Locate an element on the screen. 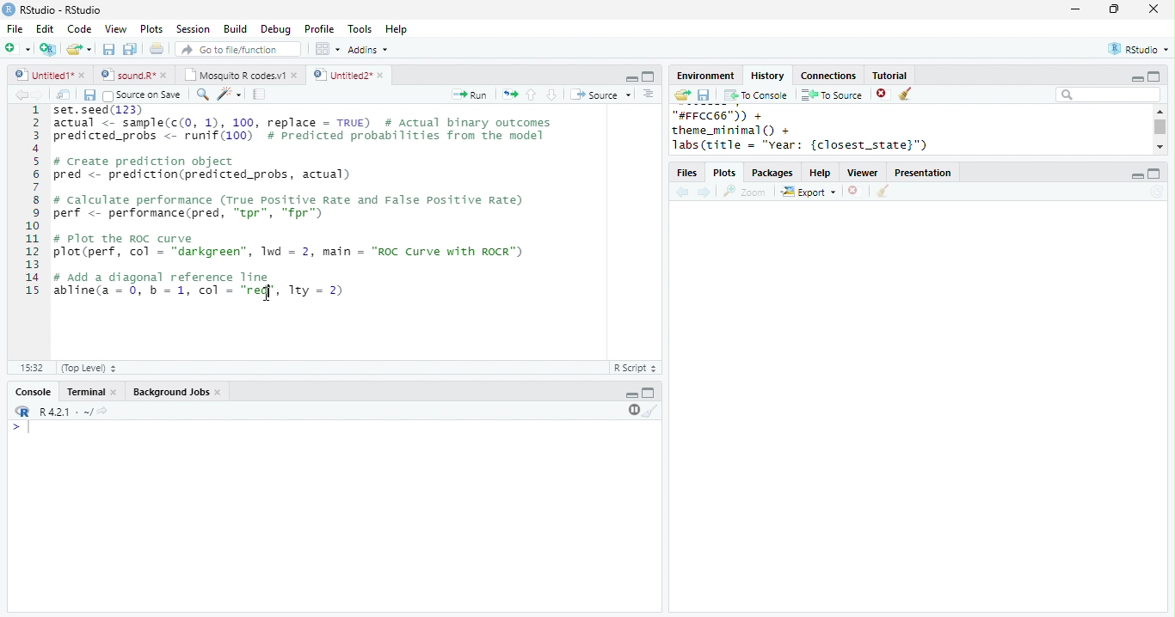  run is located at coordinates (469, 95).